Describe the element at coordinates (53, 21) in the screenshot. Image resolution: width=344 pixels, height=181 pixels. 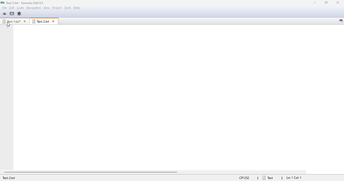
I see `close tab` at that location.